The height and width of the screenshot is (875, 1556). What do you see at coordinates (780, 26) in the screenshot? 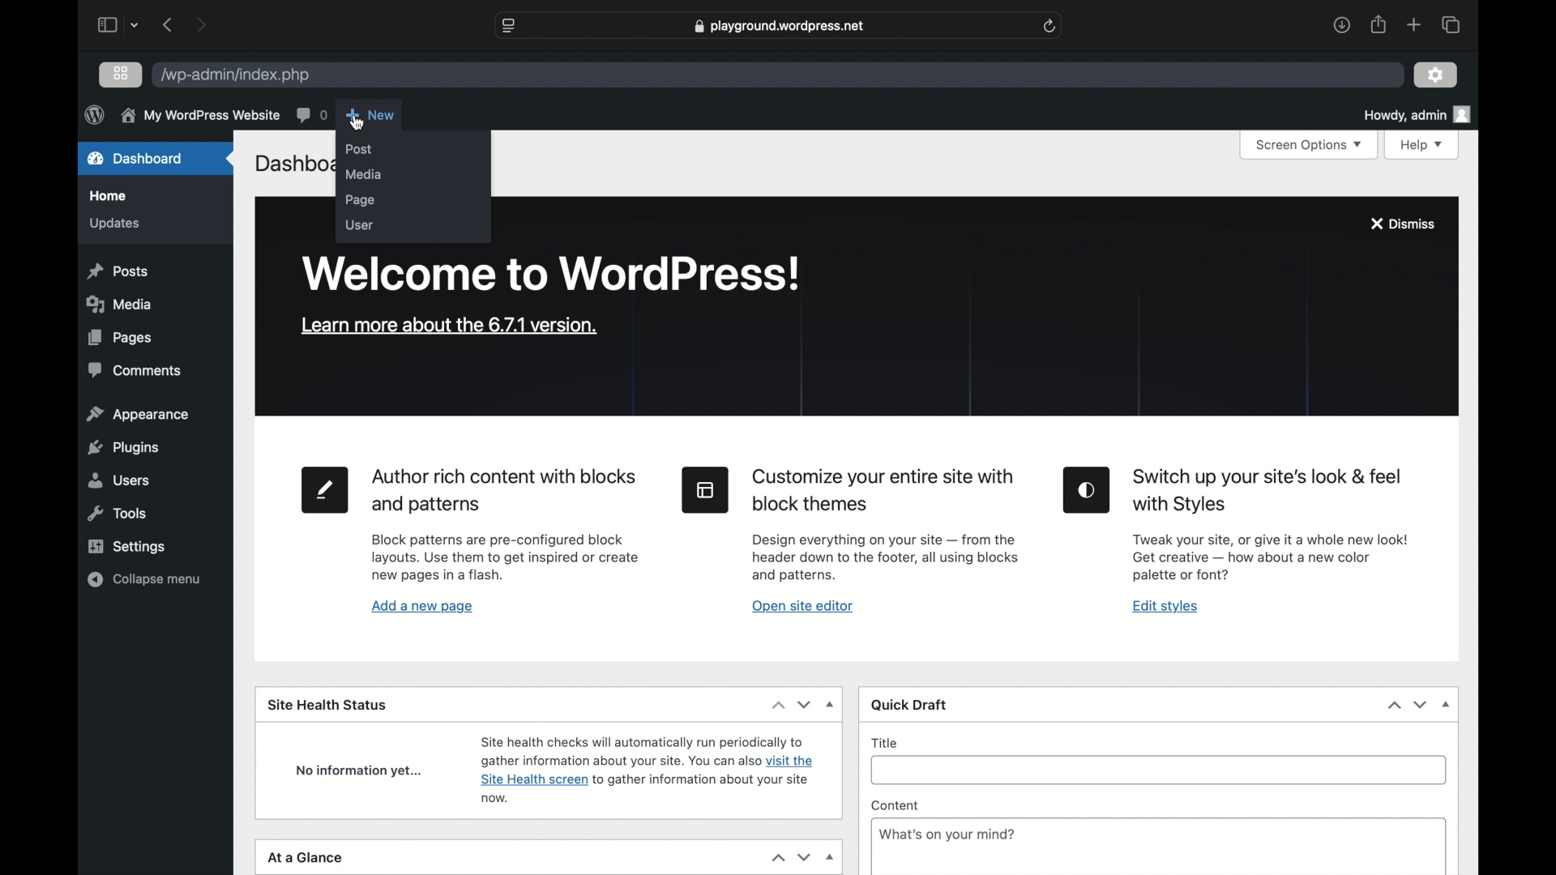
I see `playground.wordpress.net` at bounding box center [780, 26].